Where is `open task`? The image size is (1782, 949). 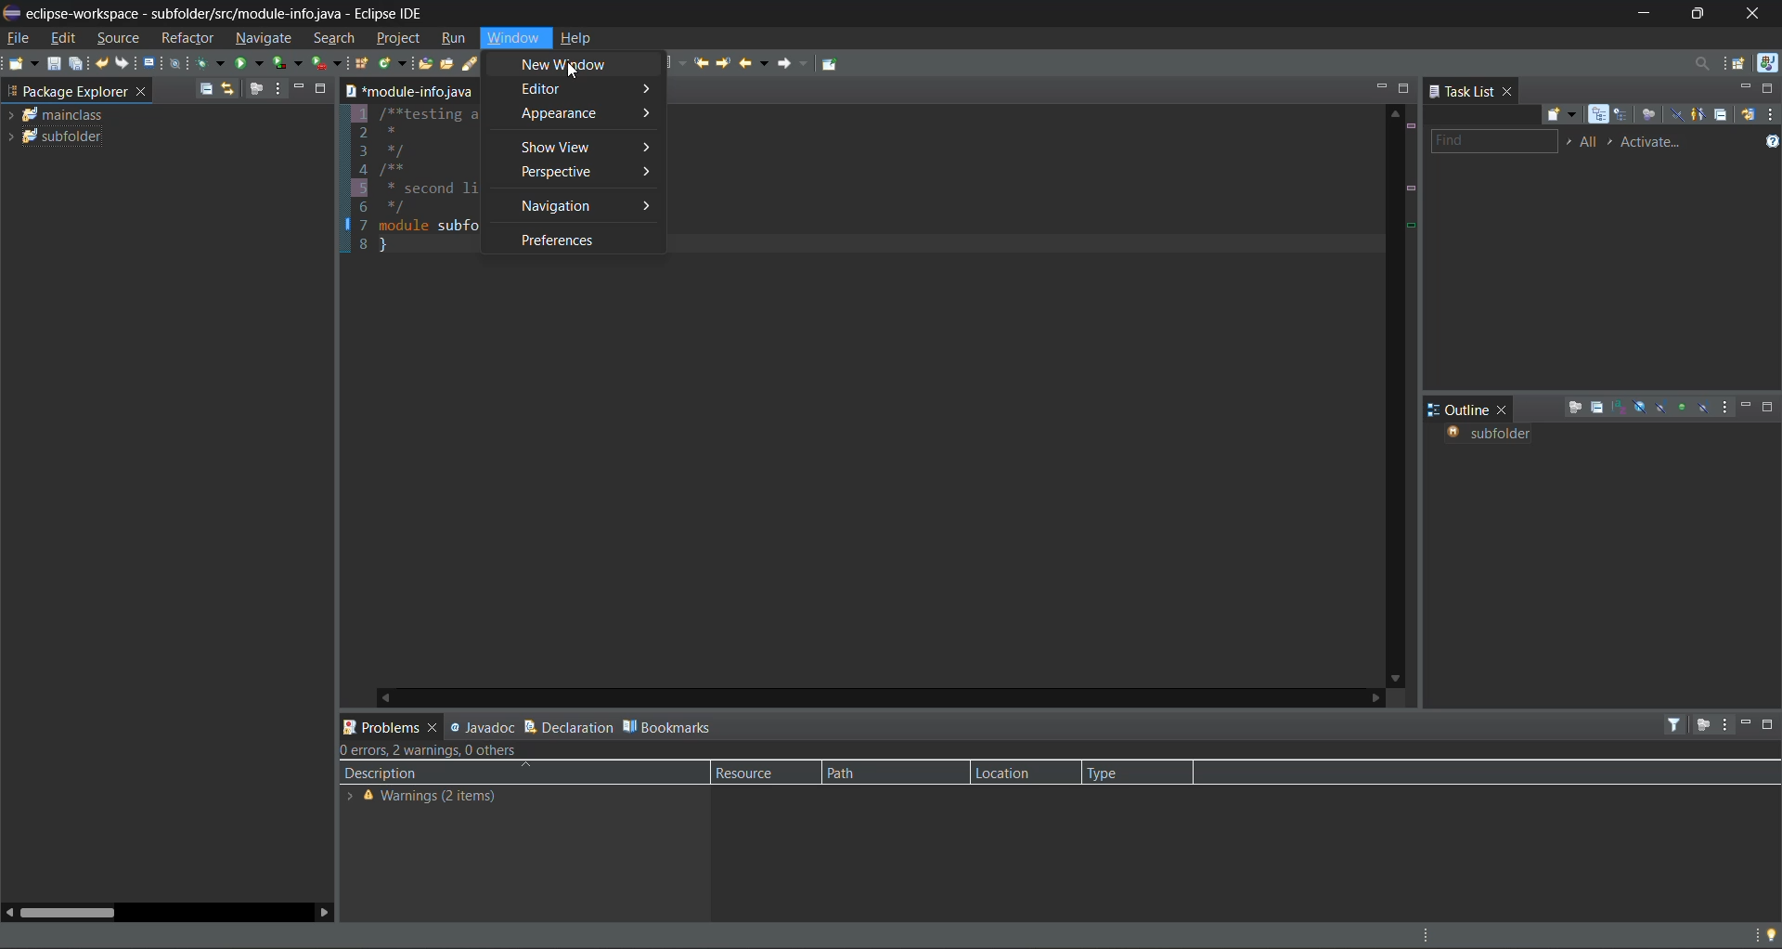 open task is located at coordinates (448, 65).